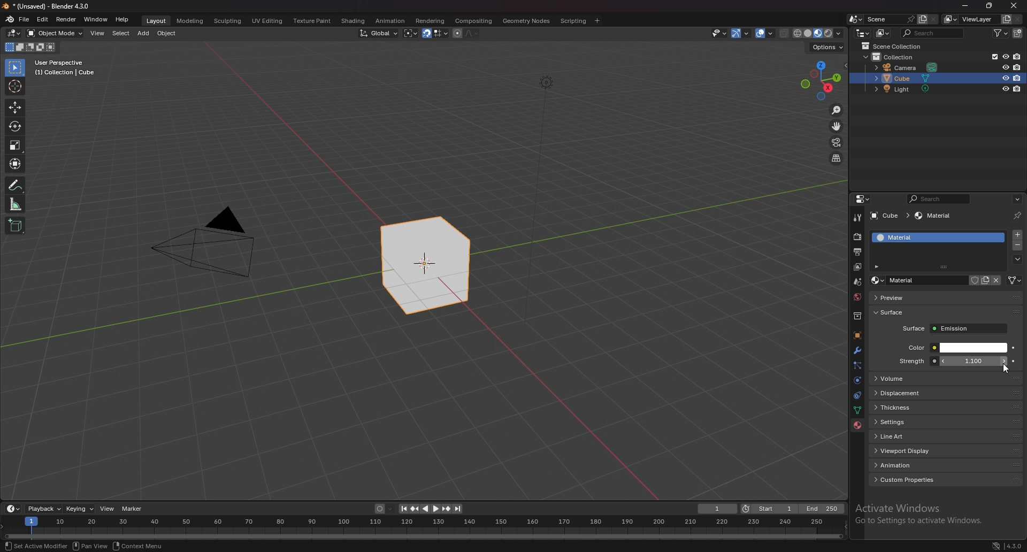 The width and height of the screenshot is (1027, 552). What do you see at coordinates (947, 479) in the screenshot?
I see `custom properties` at bounding box center [947, 479].